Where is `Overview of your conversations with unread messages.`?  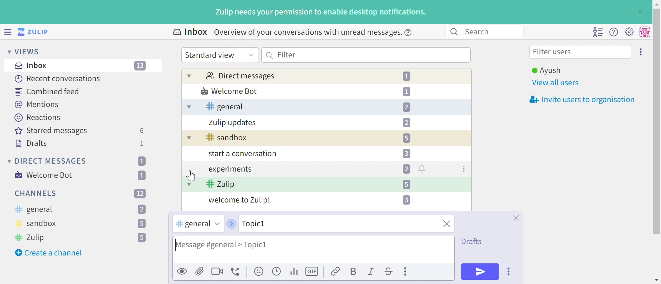
Overview of your conversations with unread messages. is located at coordinates (306, 32).